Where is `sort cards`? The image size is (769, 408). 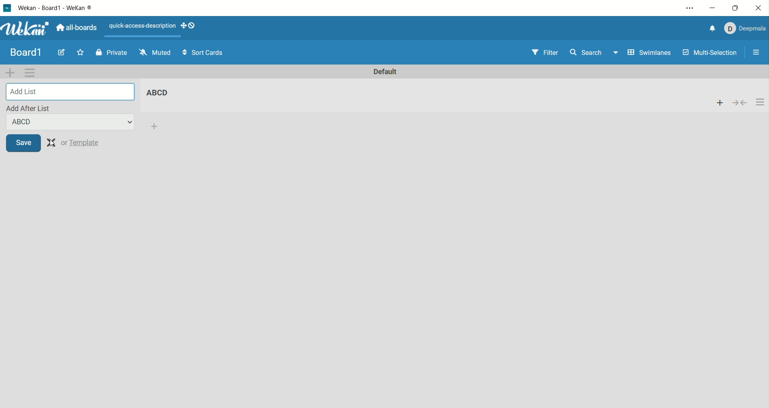 sort cards is located at coordinates (204, 53).